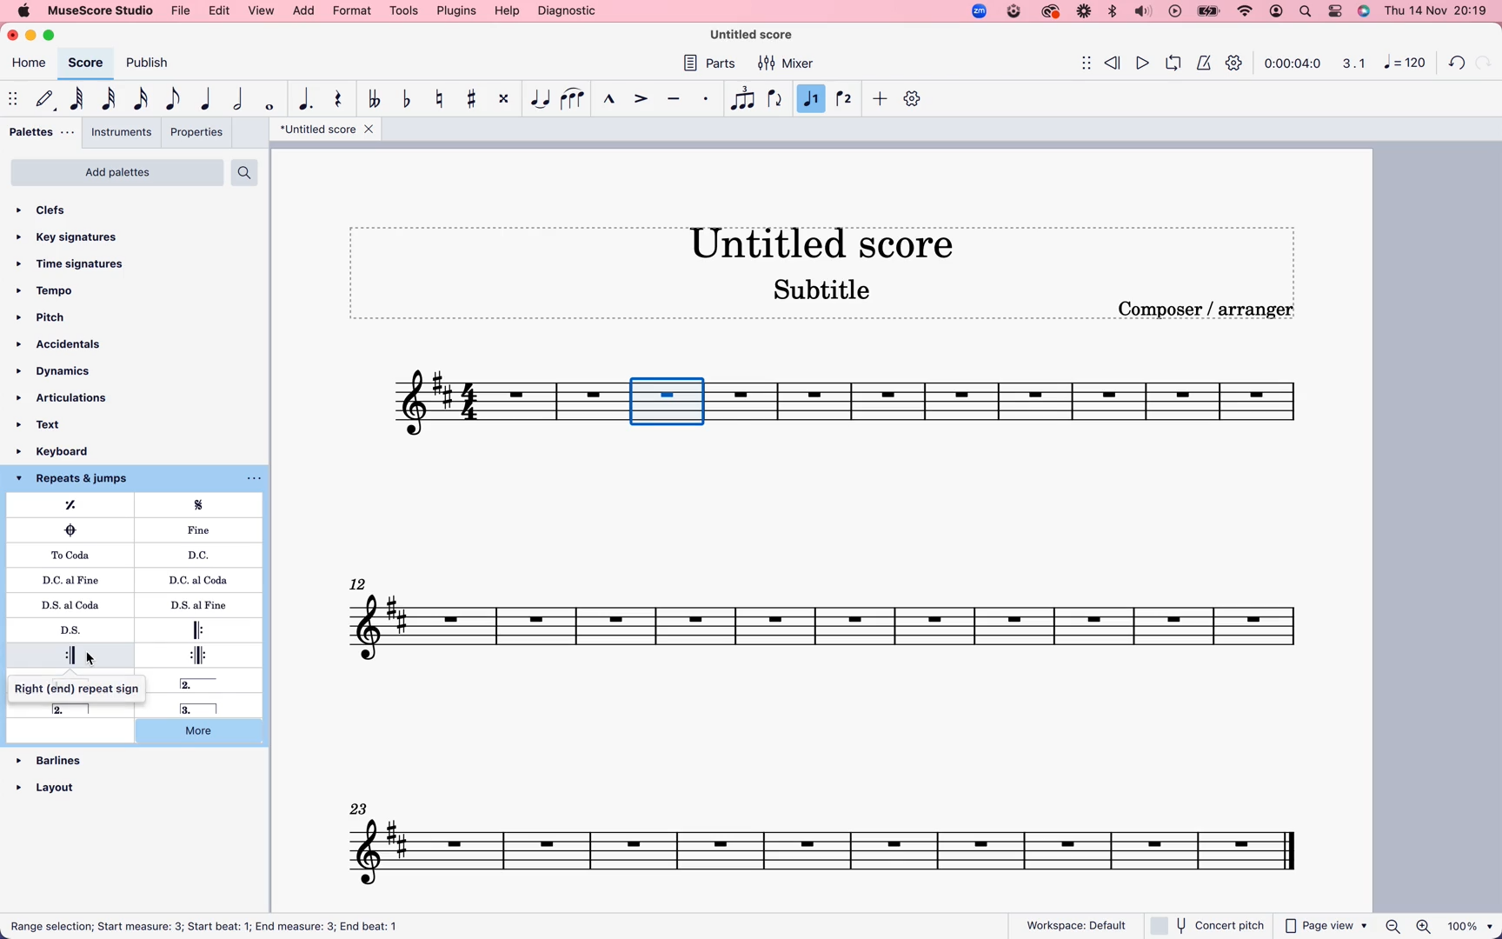  I want to click on search, so click(246, 172).